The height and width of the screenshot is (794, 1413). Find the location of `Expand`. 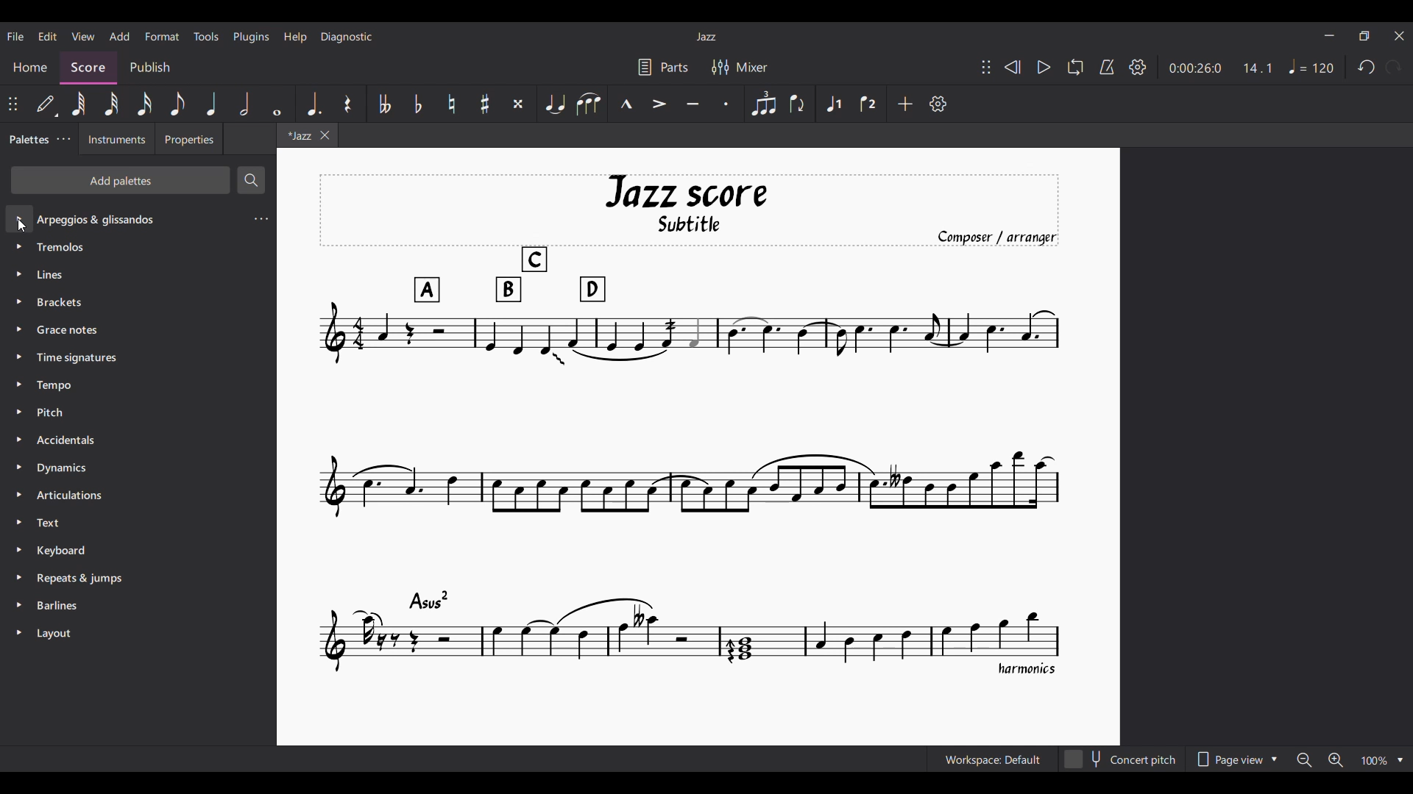

Expand is located at coordinates (19, 426).